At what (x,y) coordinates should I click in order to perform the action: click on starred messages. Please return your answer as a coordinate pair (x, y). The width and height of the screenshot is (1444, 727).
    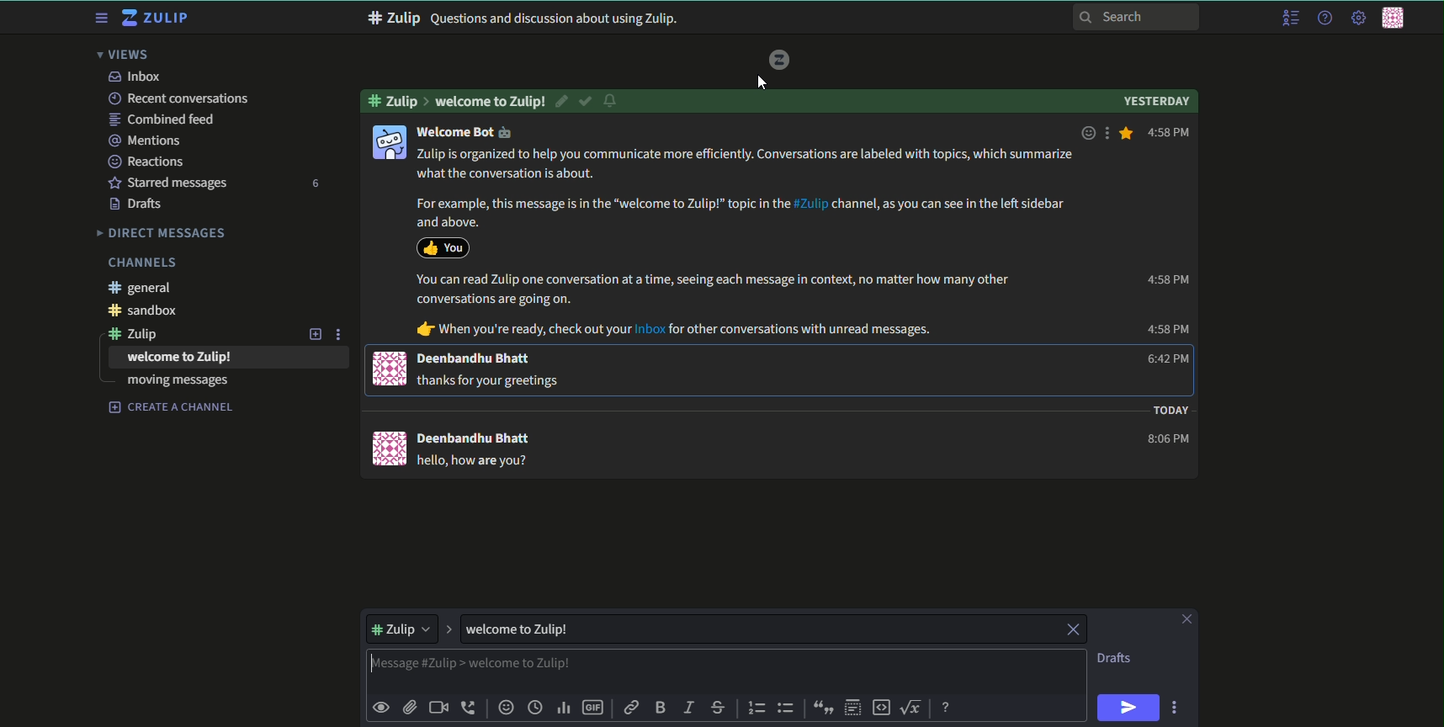
    Looking at the image, I should click on (167, 182).